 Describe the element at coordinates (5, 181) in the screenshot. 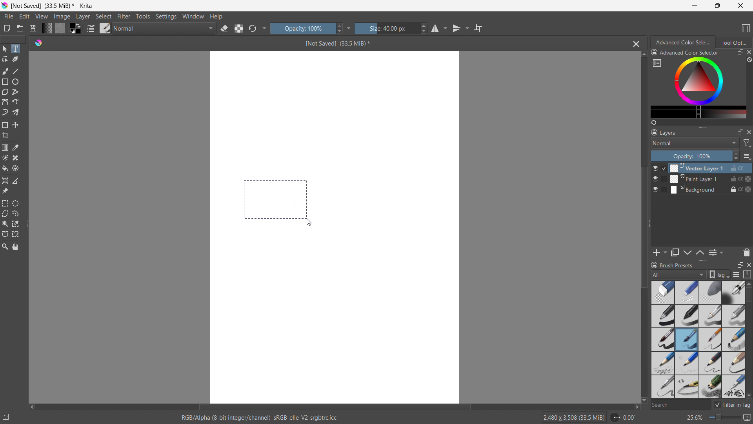

I see `assistant tool` at that location.